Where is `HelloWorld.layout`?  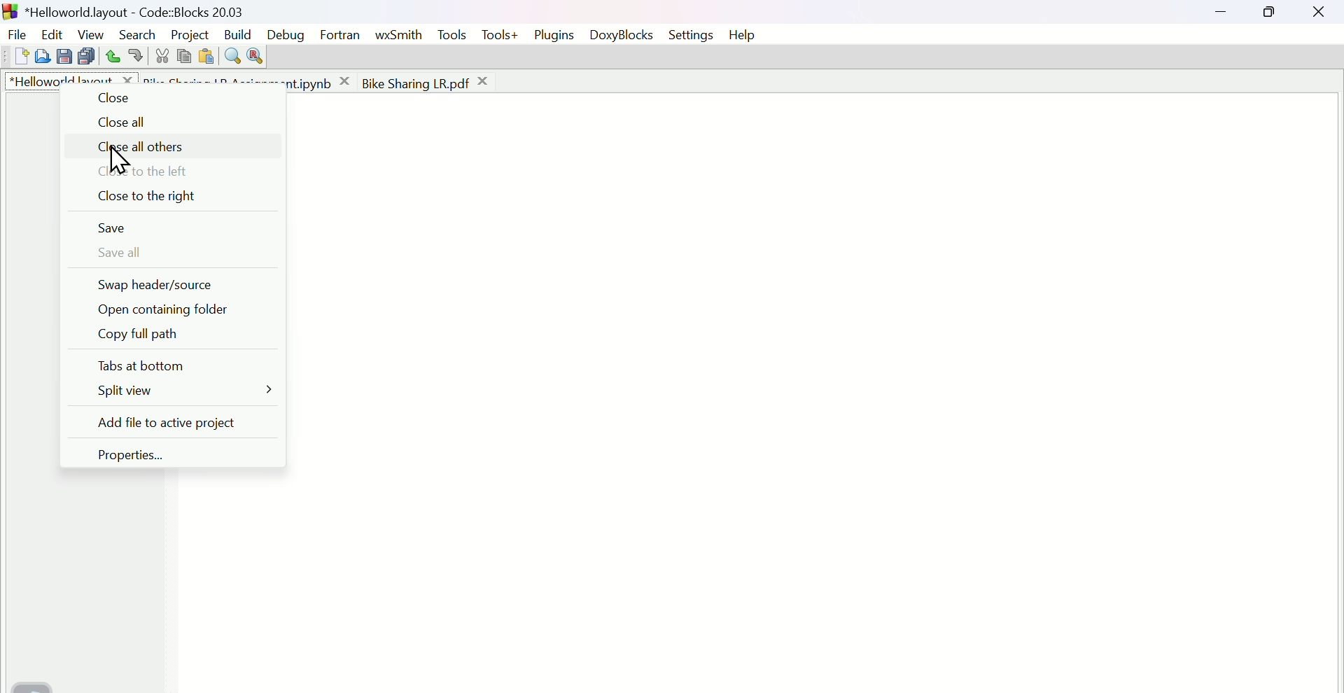 HelloWorld.layout is located at coordinates (73, 80).